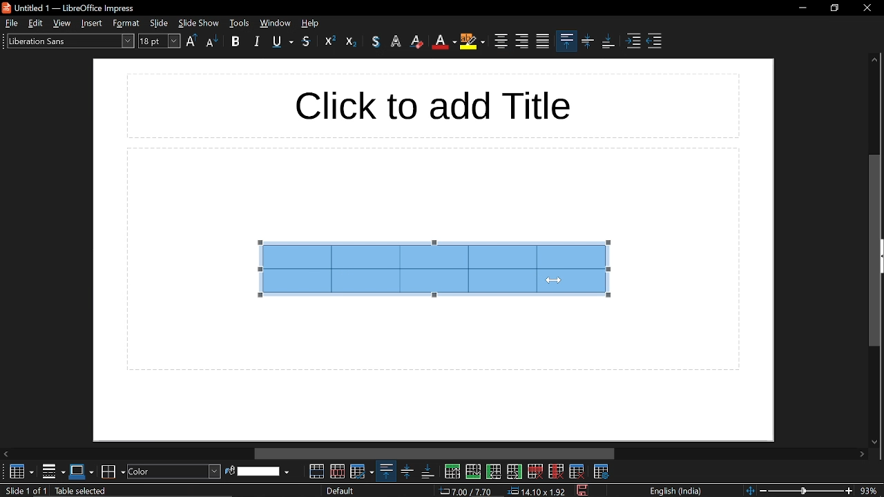  What do you see at coordinates (236, 41) in the screenshot?
I see `bold` at bounding box center [236, 41].